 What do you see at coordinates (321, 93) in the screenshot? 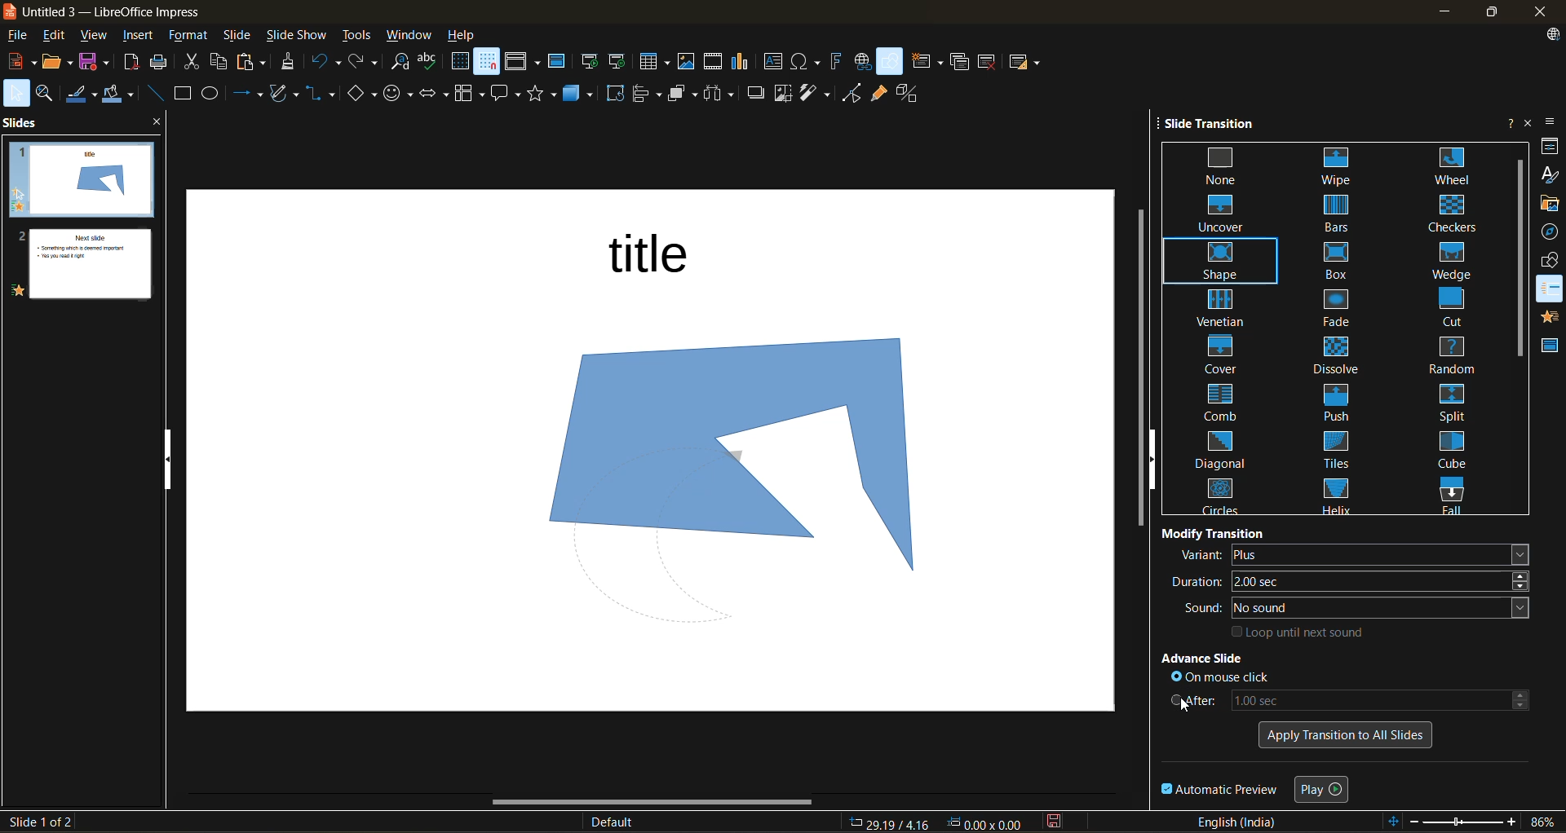
I see `connectors` at bounding box center [321, 93].